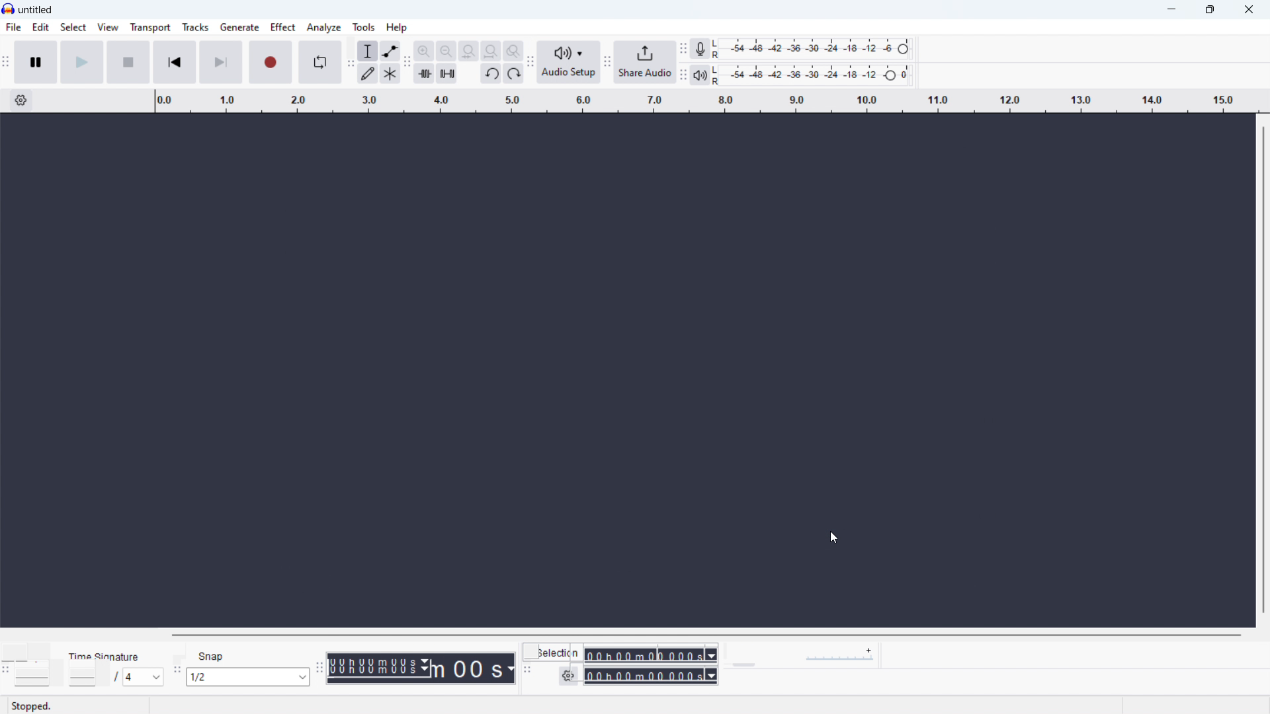  What do you see at coordinates (282, 26) in the screenshot?
I see `effect` at bounding box center [282, 26].